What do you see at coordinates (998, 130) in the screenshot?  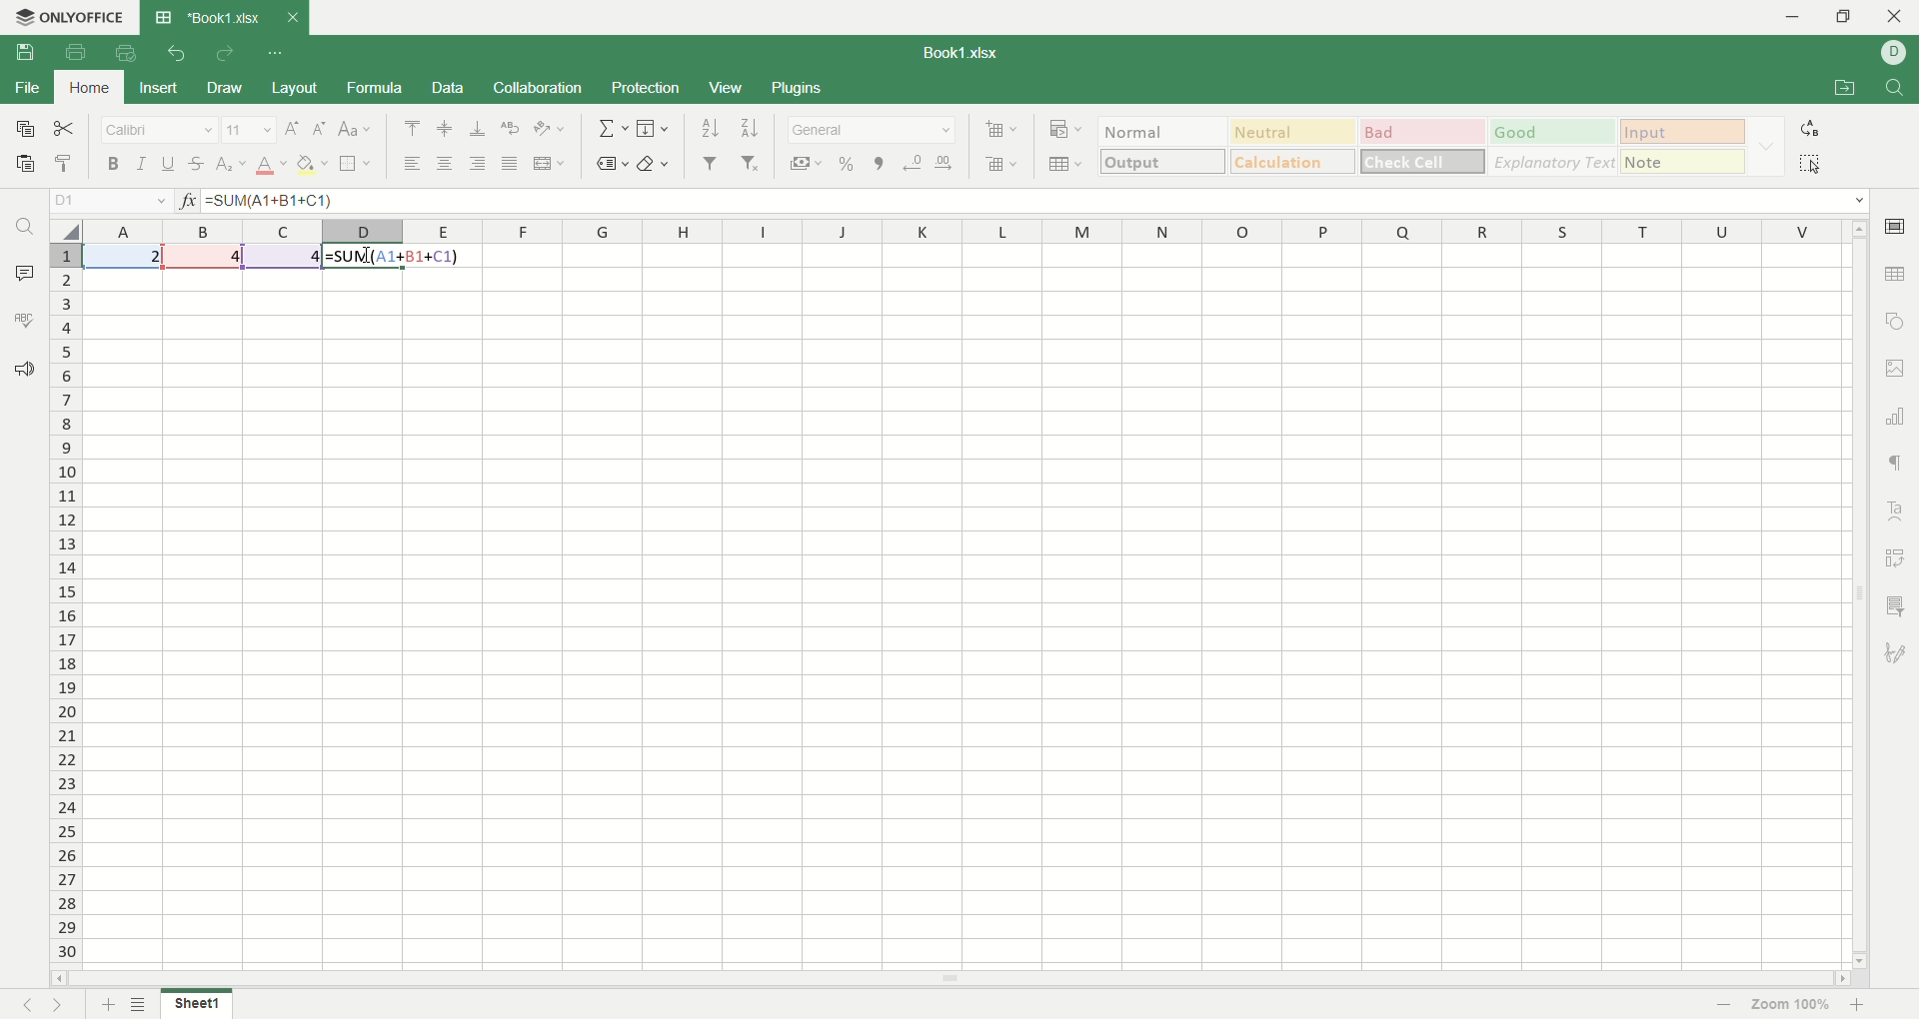 I see `add cell` at bounding box center [998, 130].